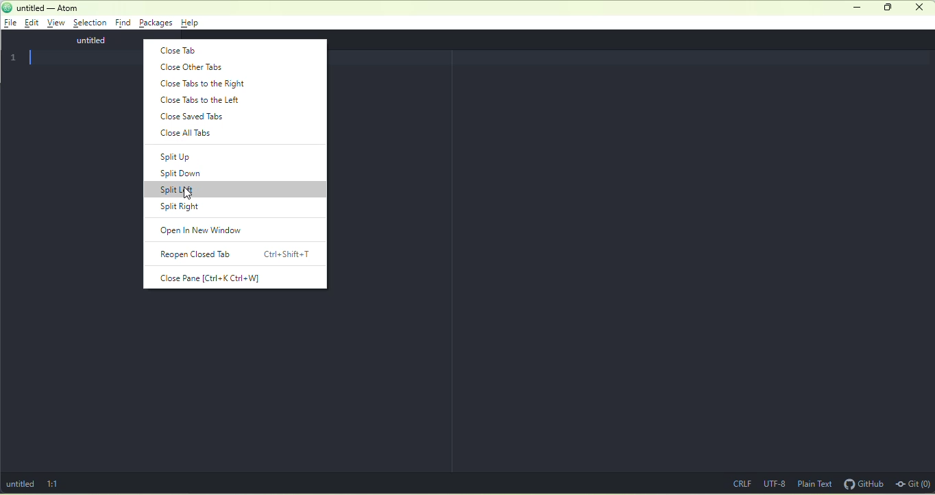  Describe the element at coordinates (34, 24) in the screenshot. I see `edit` at that location.